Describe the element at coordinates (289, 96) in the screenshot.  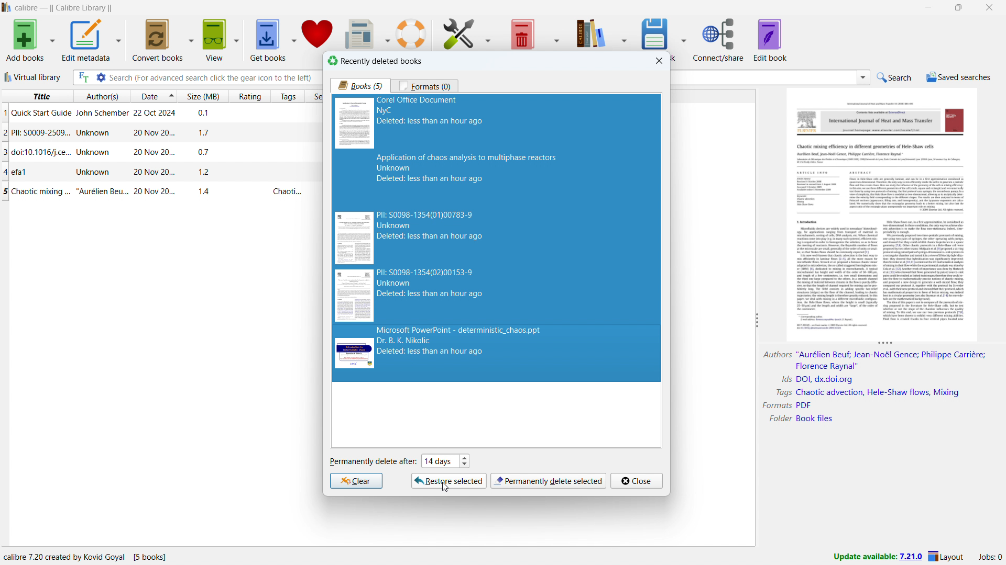
I see `sort by tags` at that location.